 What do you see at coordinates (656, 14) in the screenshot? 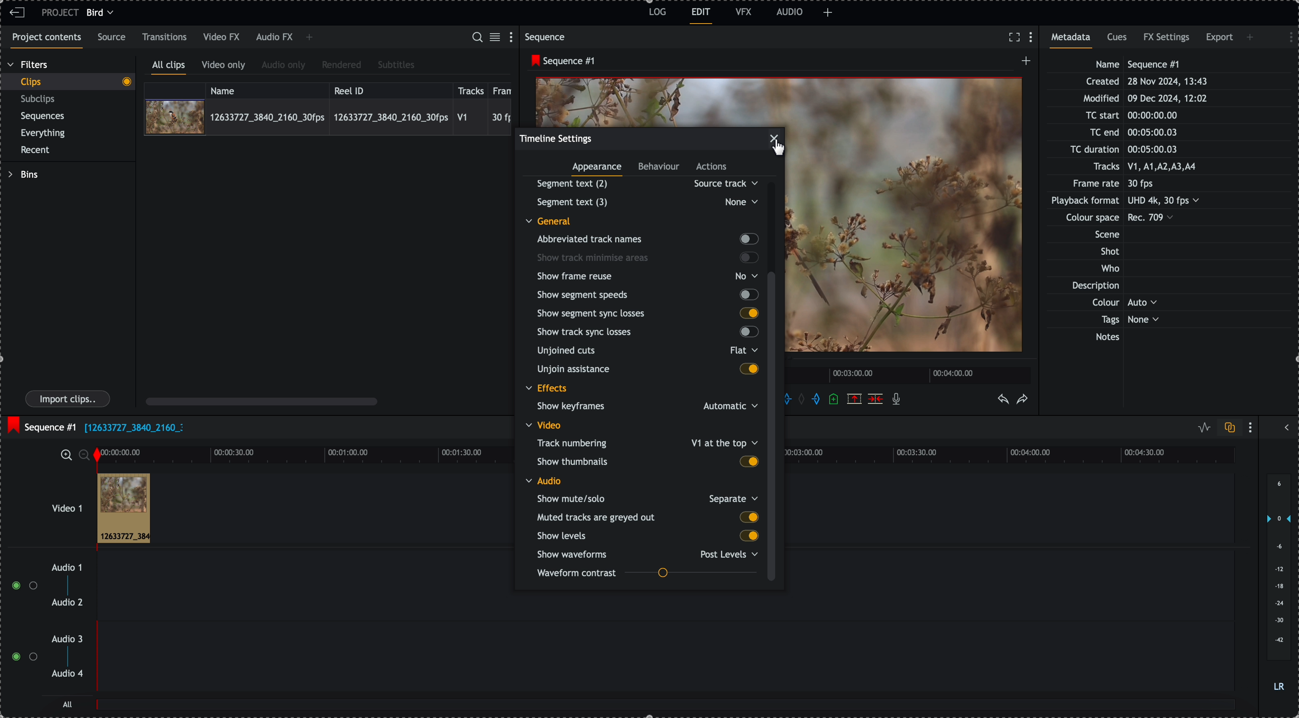
I see `log` at bounding box center [656, 14].